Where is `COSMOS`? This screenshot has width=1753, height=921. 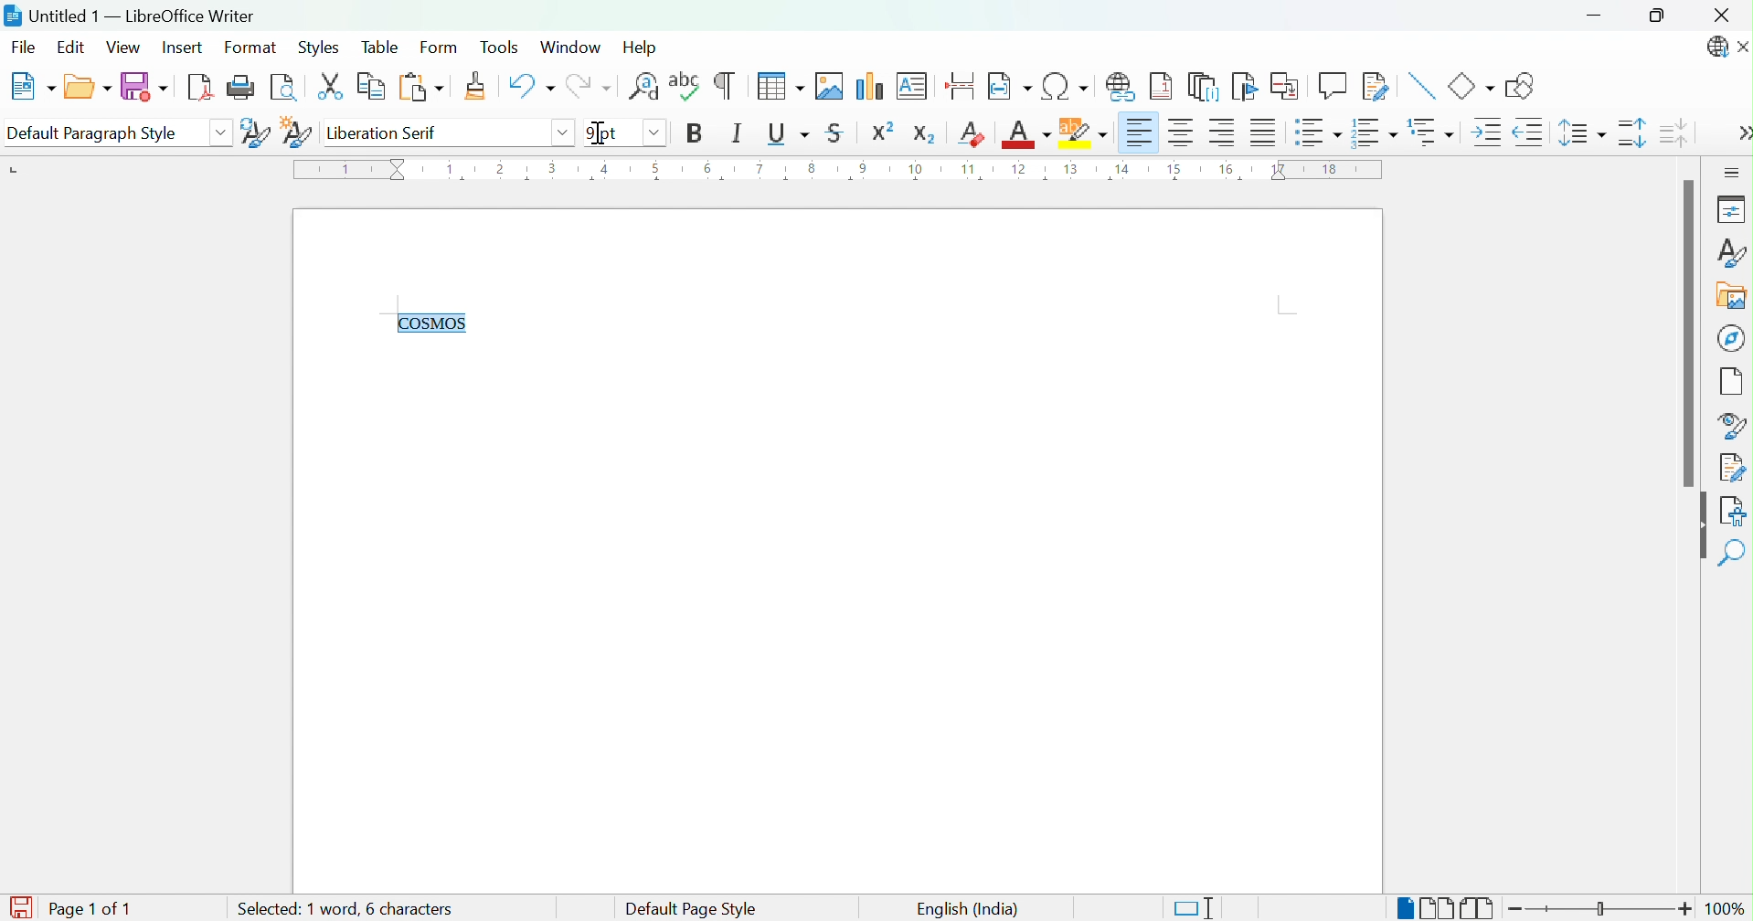 COSMOS is located at coordinates (445, 323).